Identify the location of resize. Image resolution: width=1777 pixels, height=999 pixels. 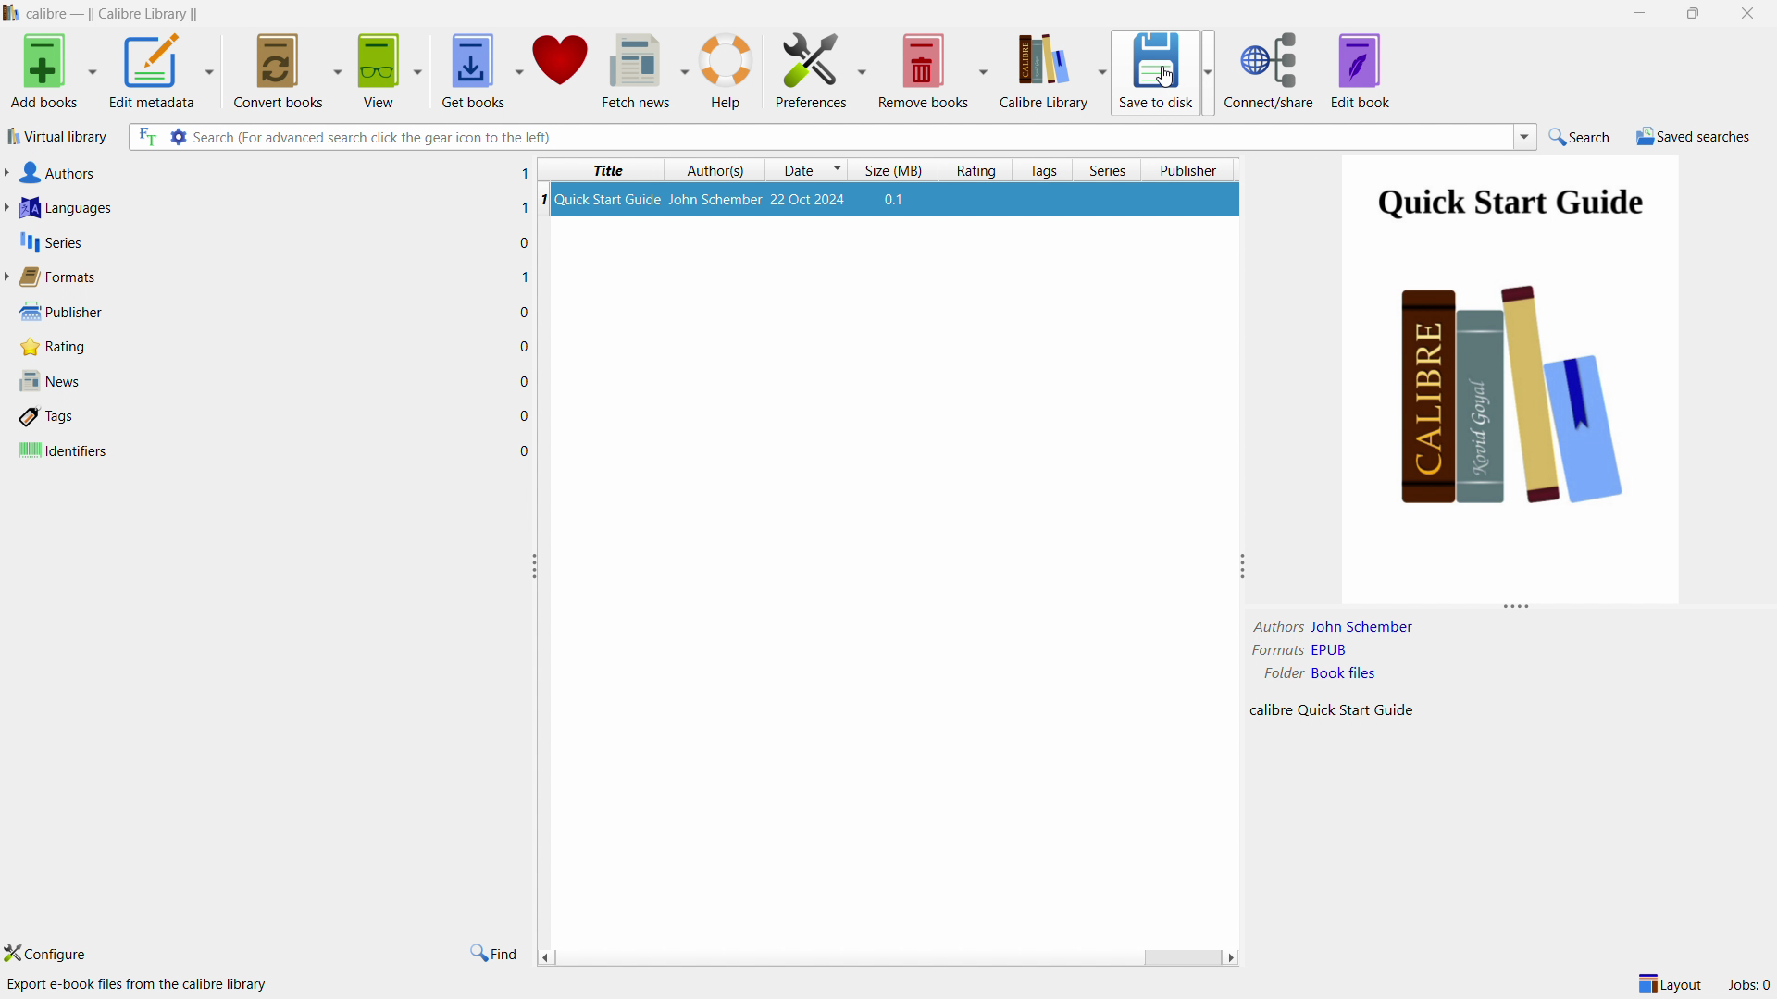
(1237, 567).